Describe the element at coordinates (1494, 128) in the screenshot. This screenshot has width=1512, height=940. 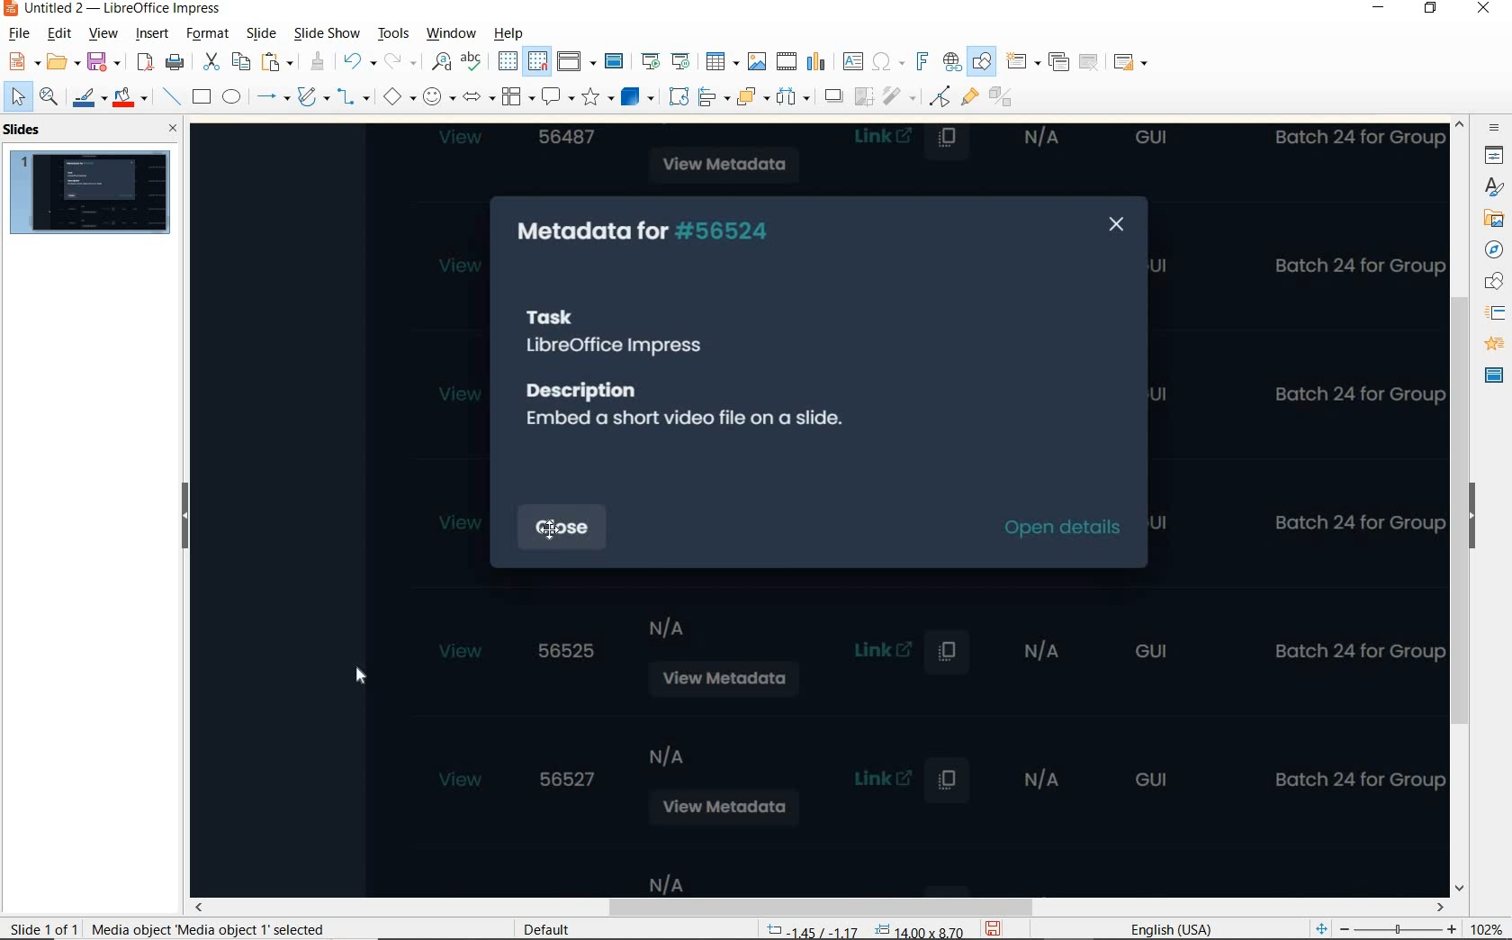
I see `SIDEBAR SETTINGS` at that location.